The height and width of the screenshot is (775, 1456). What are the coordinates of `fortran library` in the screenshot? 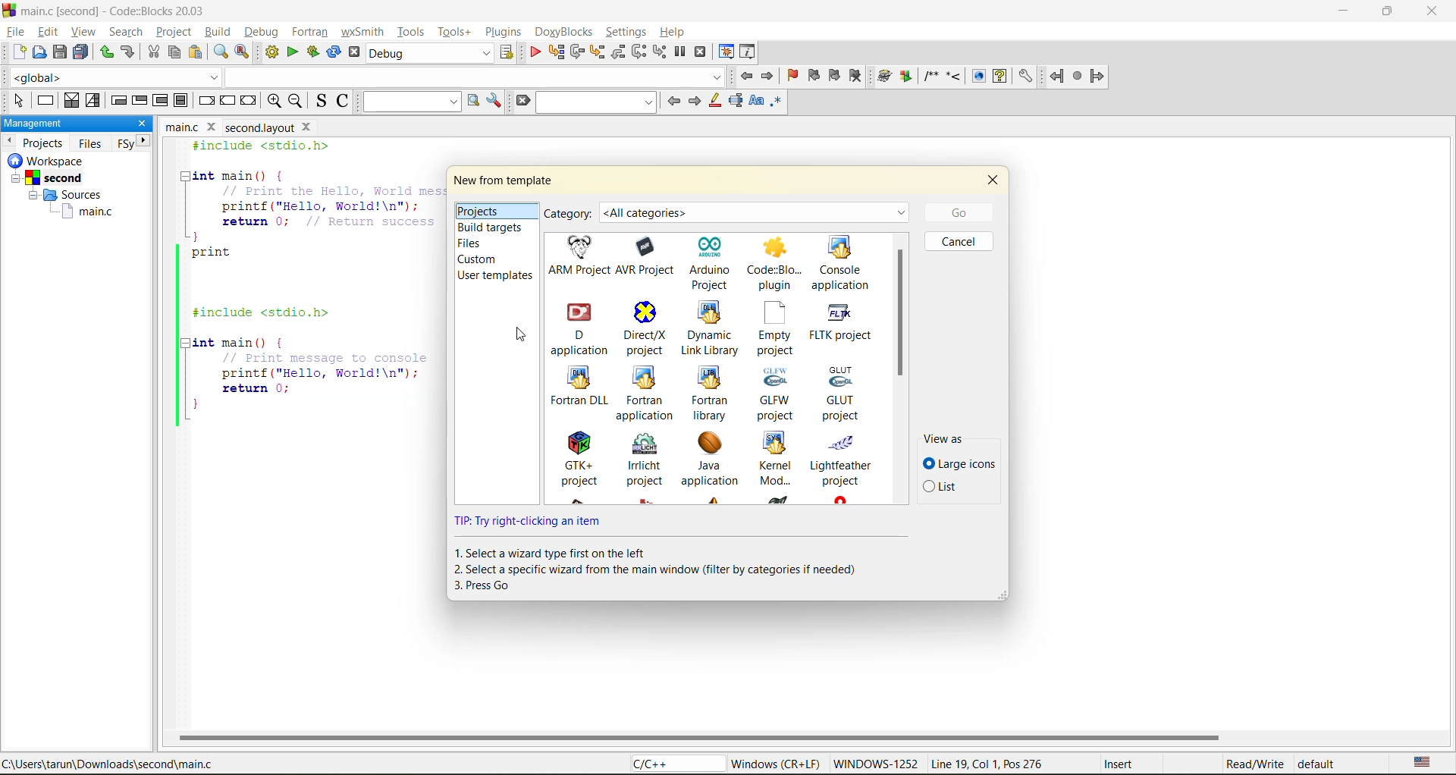 It's located at (712, 394).